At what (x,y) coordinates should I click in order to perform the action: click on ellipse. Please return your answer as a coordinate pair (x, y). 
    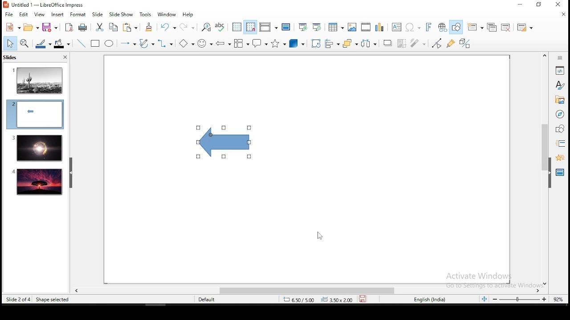
    Looking at the image, I should click on (109, 44).